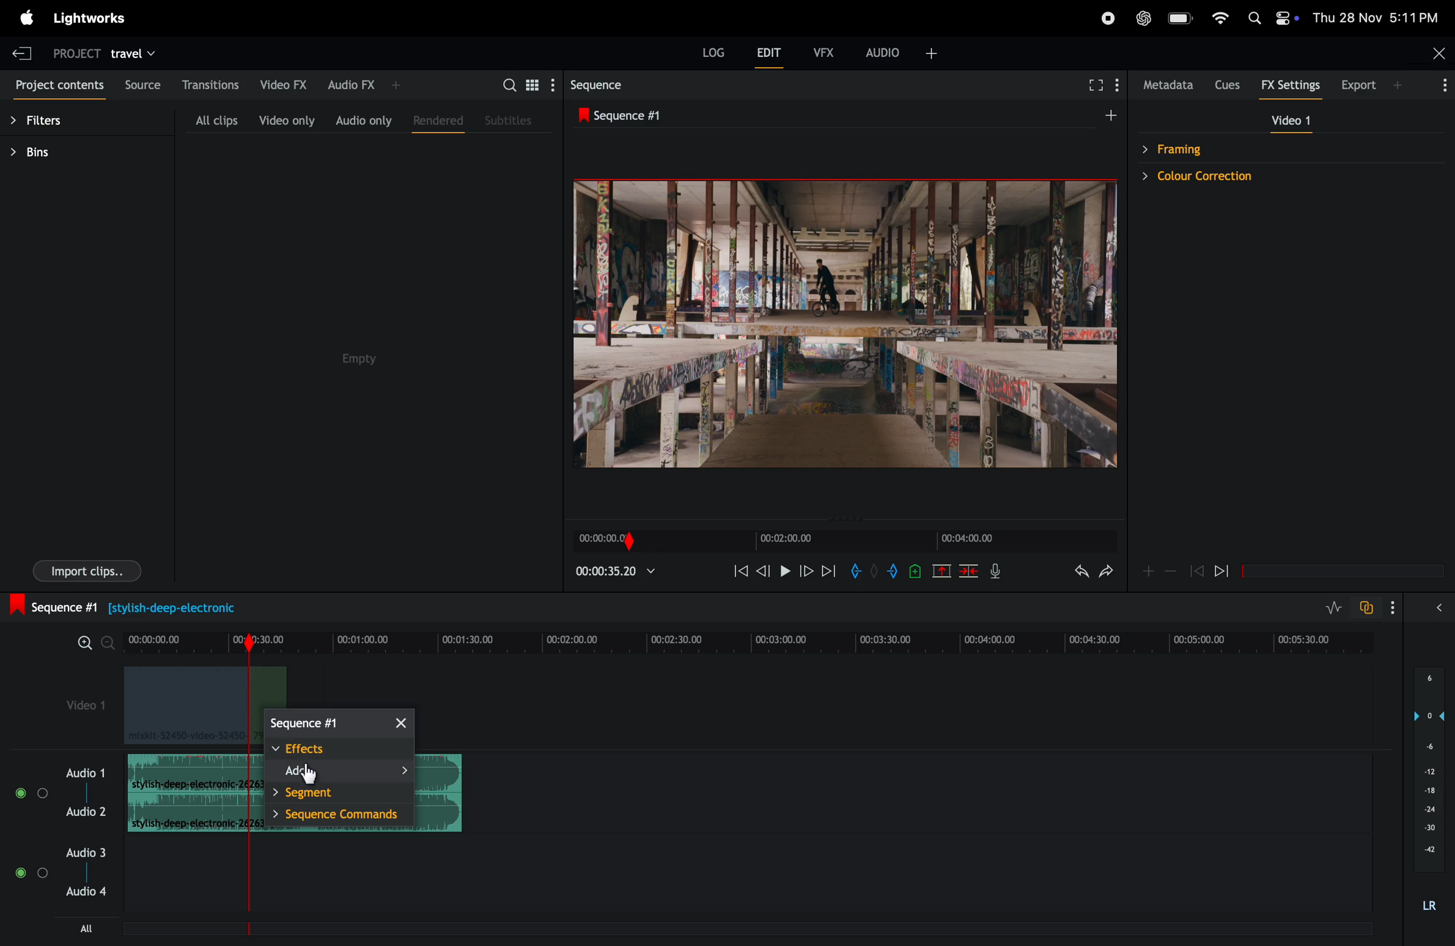 This screenshot has width=1455, height=946. What do you see at coordinates (912, 573) in the screenshot?
I see `add cue` at bounding box center [912, 573].